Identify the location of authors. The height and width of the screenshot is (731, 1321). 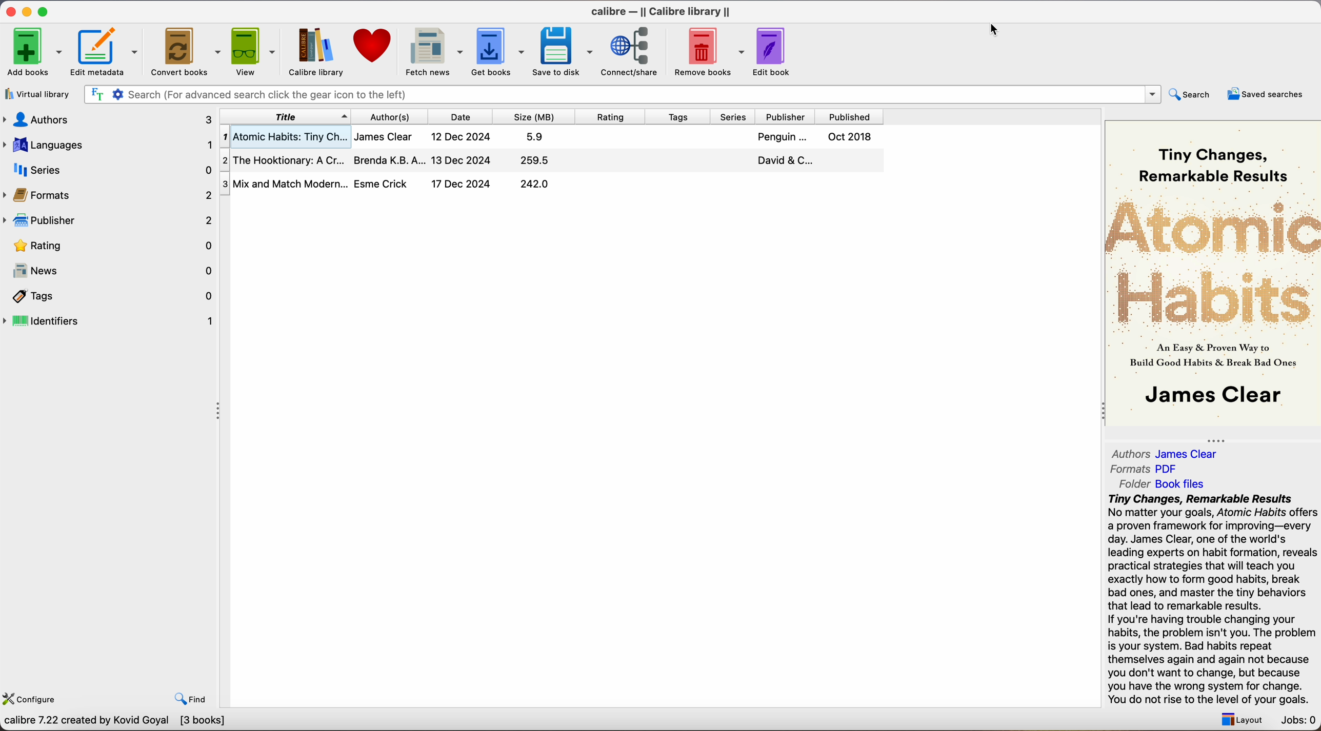
(396, 116).